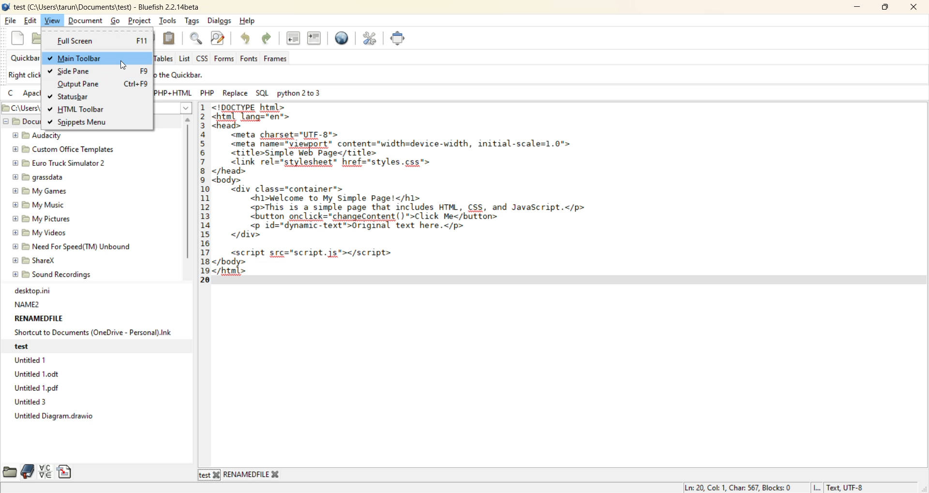  What do you see at coordinates (38, 205) in the screenshot?
I see `@ FB My Music` at bounding box center [38, 205].